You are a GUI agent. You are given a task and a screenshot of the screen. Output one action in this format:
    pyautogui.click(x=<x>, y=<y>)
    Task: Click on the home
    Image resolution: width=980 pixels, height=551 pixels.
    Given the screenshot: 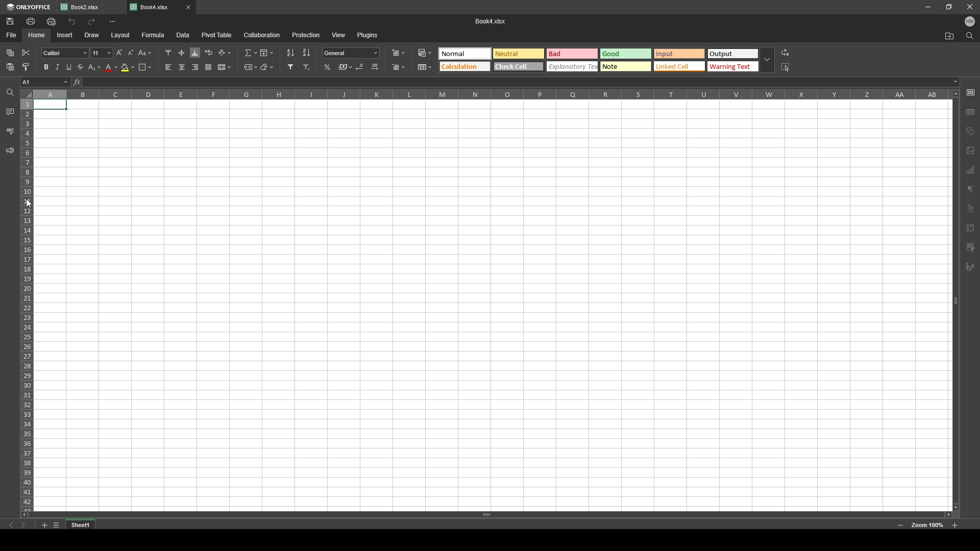 What is the action you would take?
    pyautogui.click(x=37, y=35)
    